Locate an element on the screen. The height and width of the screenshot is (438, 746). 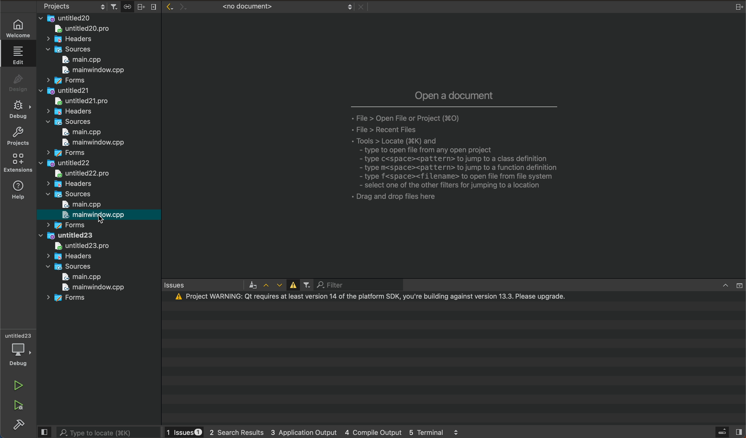
extensions is located at coordinates (18, 163).